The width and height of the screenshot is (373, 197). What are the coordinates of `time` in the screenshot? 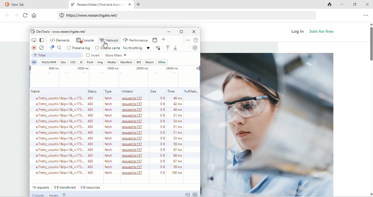 It's located at (172, 91).